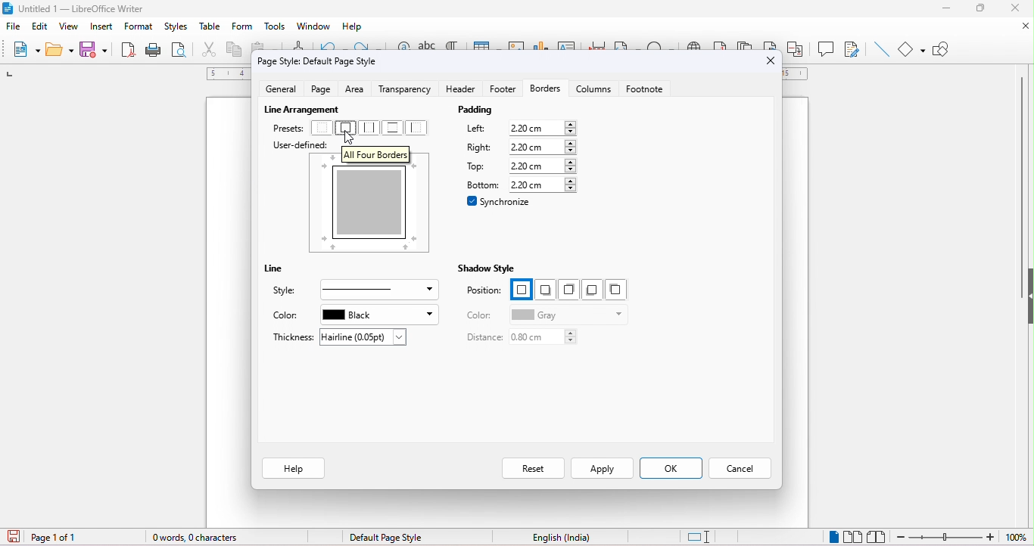 The width and height of the screenshot is (1034, 546). Describe the element at coordinates (849, 48) in the screenshot. I see `show track` at that location.